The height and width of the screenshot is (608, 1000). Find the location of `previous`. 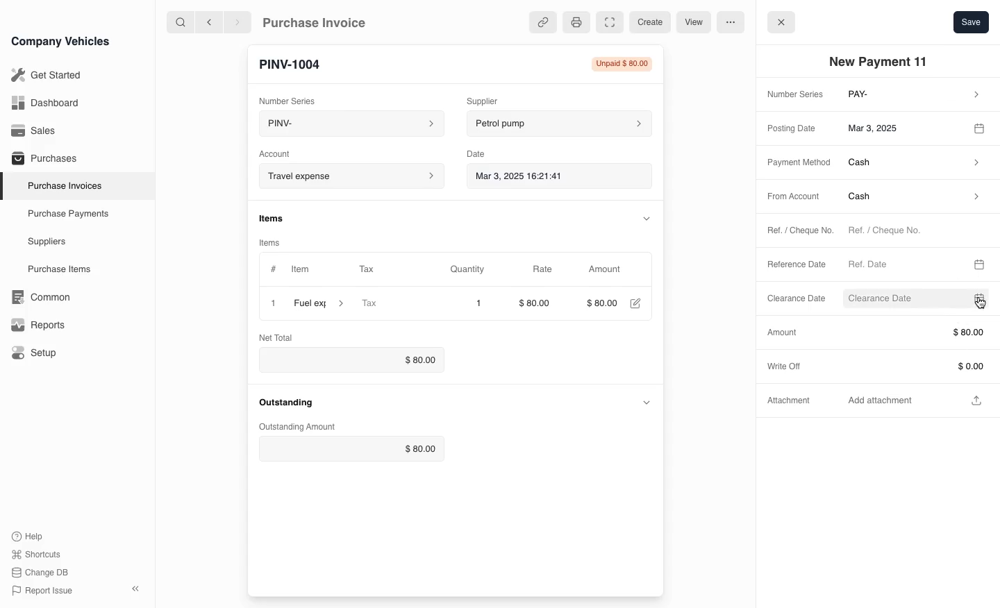

previous is located at coordinates (208, 22).